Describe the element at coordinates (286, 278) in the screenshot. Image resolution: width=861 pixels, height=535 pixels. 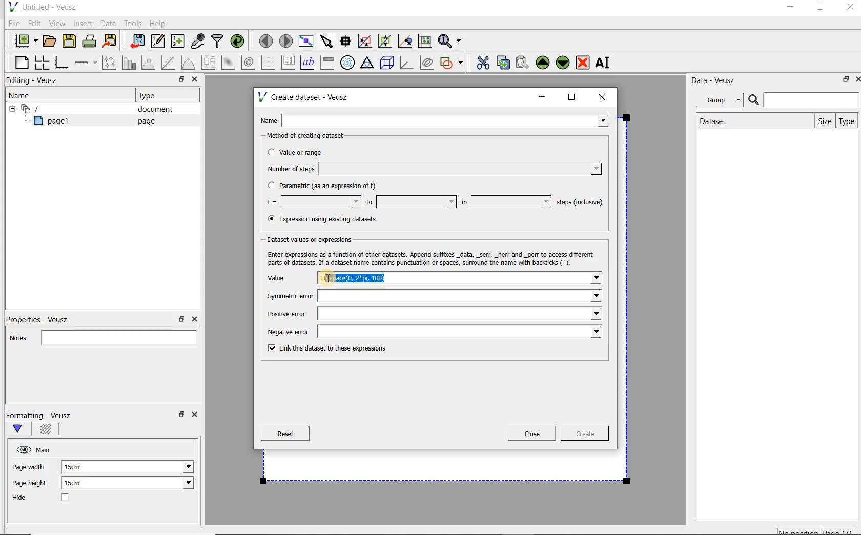
I see `Value` at that location.